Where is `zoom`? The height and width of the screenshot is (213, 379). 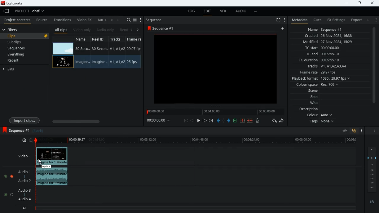
zoom is located at coordinates (25, 141).